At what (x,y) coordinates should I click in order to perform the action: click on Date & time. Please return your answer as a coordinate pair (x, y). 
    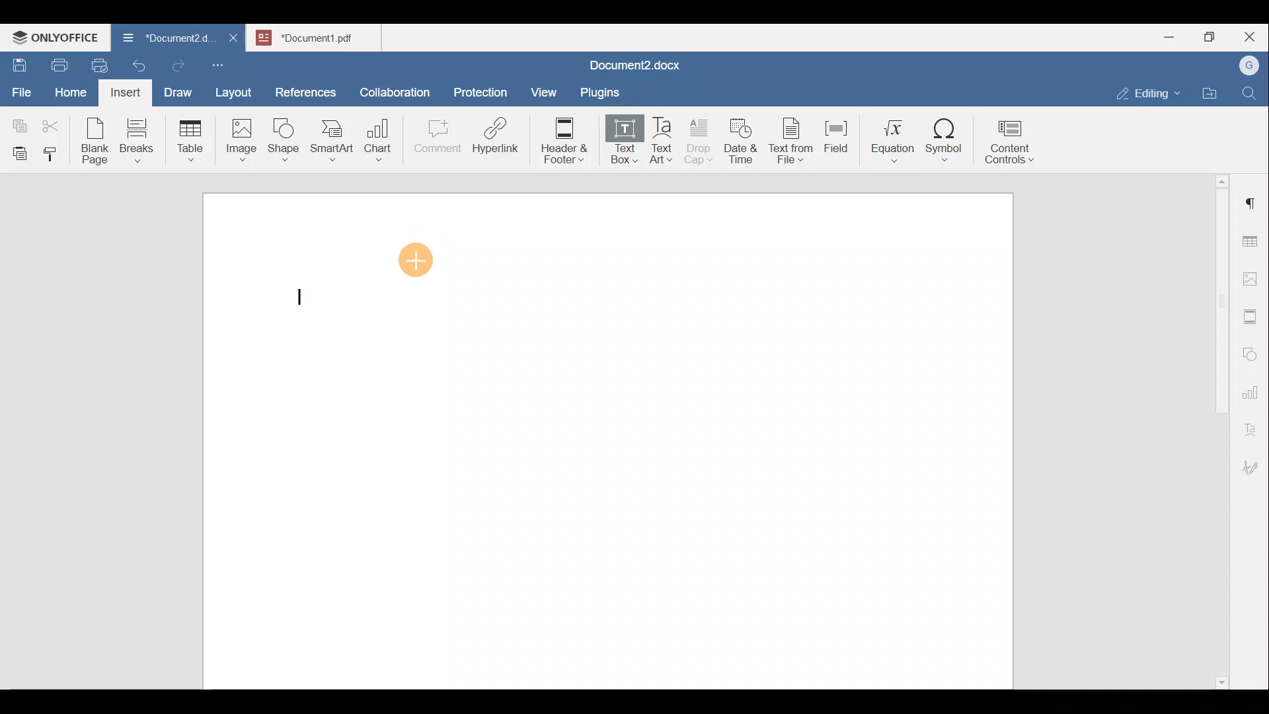
    Looking at the image, I should click on (742, 139).